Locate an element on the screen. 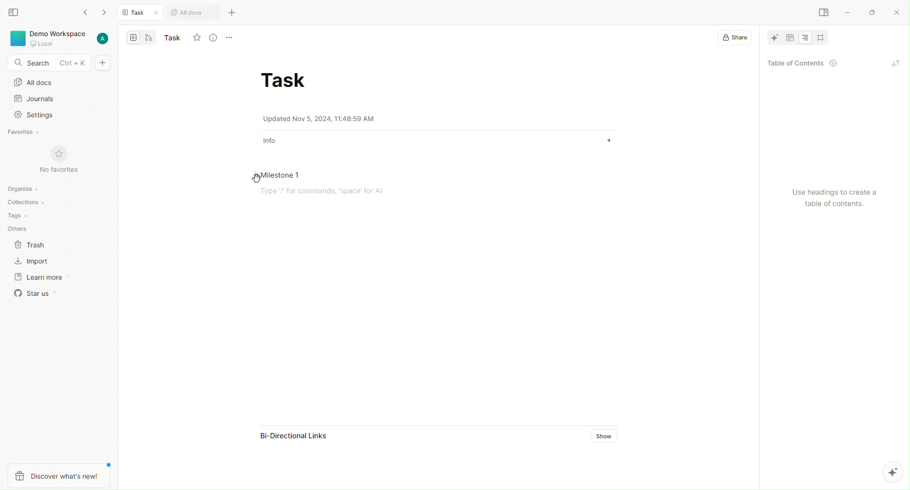 This screenshot has height=490, width=910. minimize is located at coordinates (849, 12).